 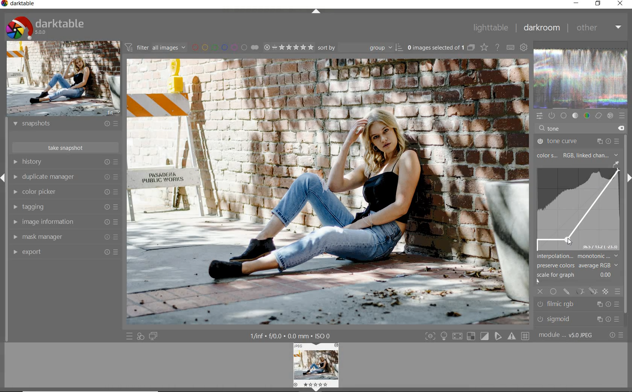 I want to click on expand/collapse, so click(x=316, y=12).